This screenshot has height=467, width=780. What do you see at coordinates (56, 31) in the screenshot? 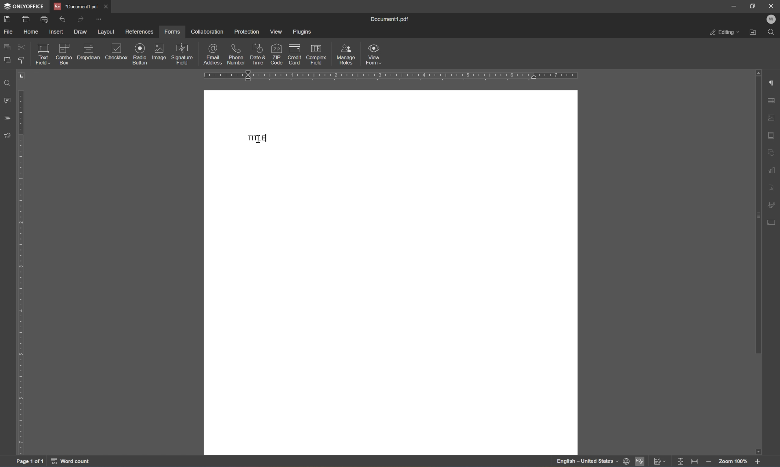
I see `insert` at bounding box center [56, 31].